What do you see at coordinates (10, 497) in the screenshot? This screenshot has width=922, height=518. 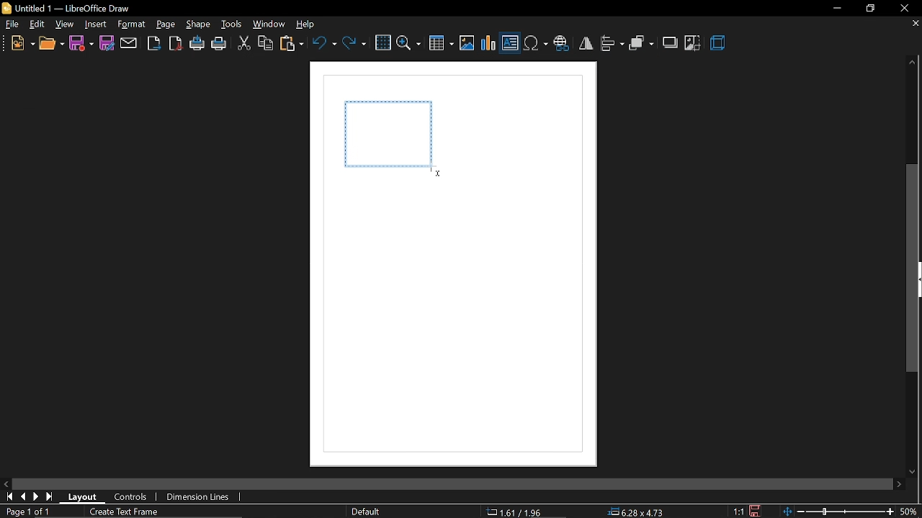 I see `go to first page` at bounding box center [10, 497].